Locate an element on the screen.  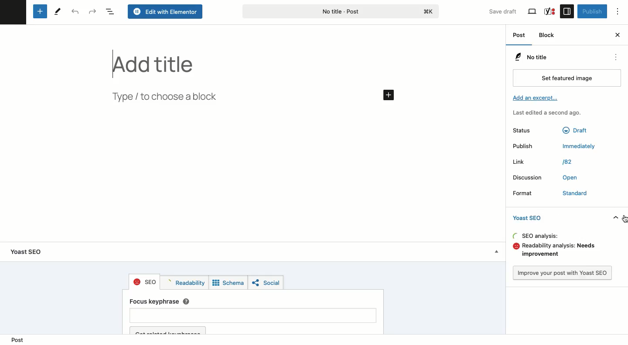
Edit with elementor is located at coordinates (164, 11).